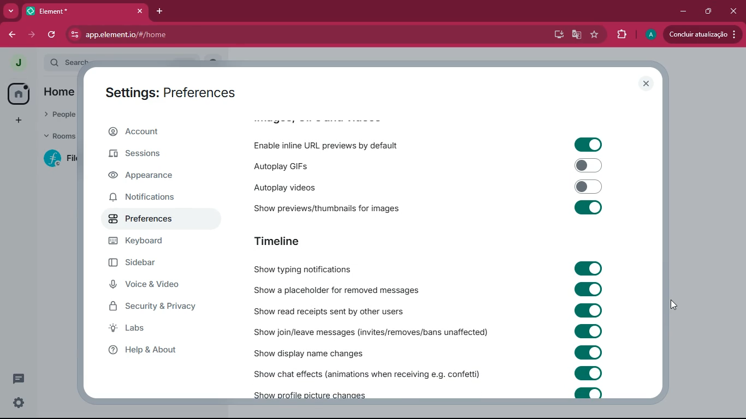 This screenshot has width=746, height=419. What do you see at coordinates (320, 270) in the screenshot?
I see `show typing notifications` at bounding box center [320, 270].